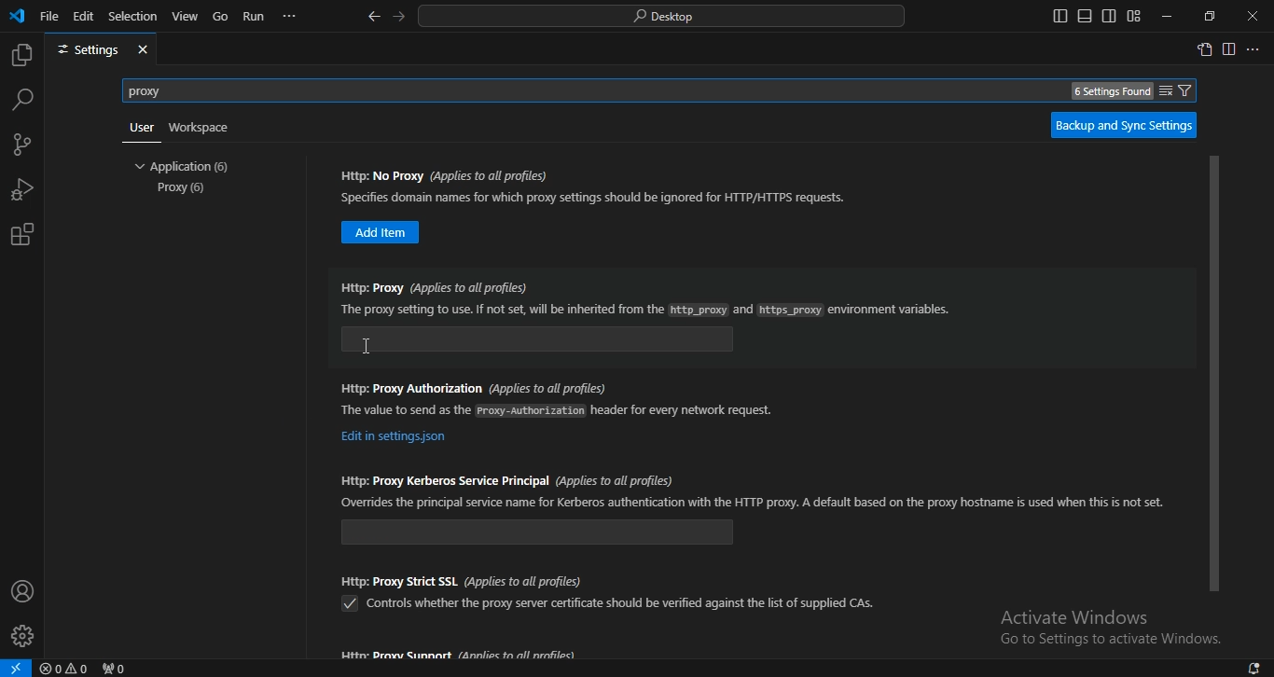 The image size is (1274, 677). What do you see at coordinates (1135, 15) in the screenshot?
I see `customize layout` at bounding box center [1135, 15].